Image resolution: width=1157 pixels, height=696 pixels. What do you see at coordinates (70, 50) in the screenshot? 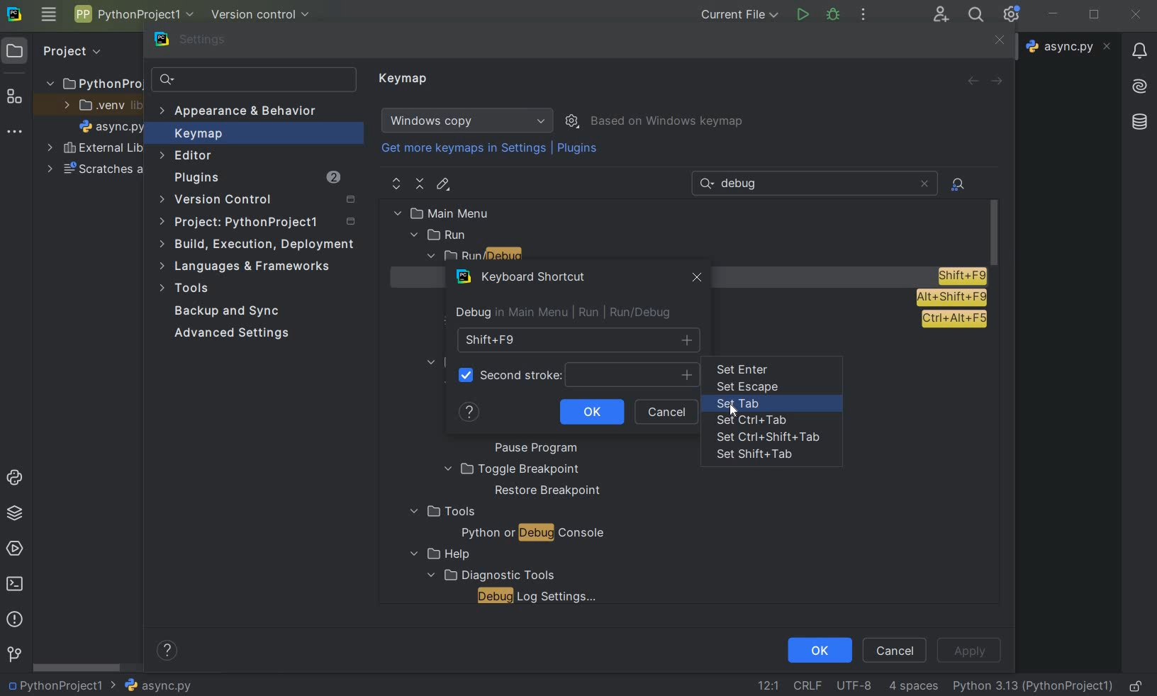
I see `Project` at bounding box center [70, 50].